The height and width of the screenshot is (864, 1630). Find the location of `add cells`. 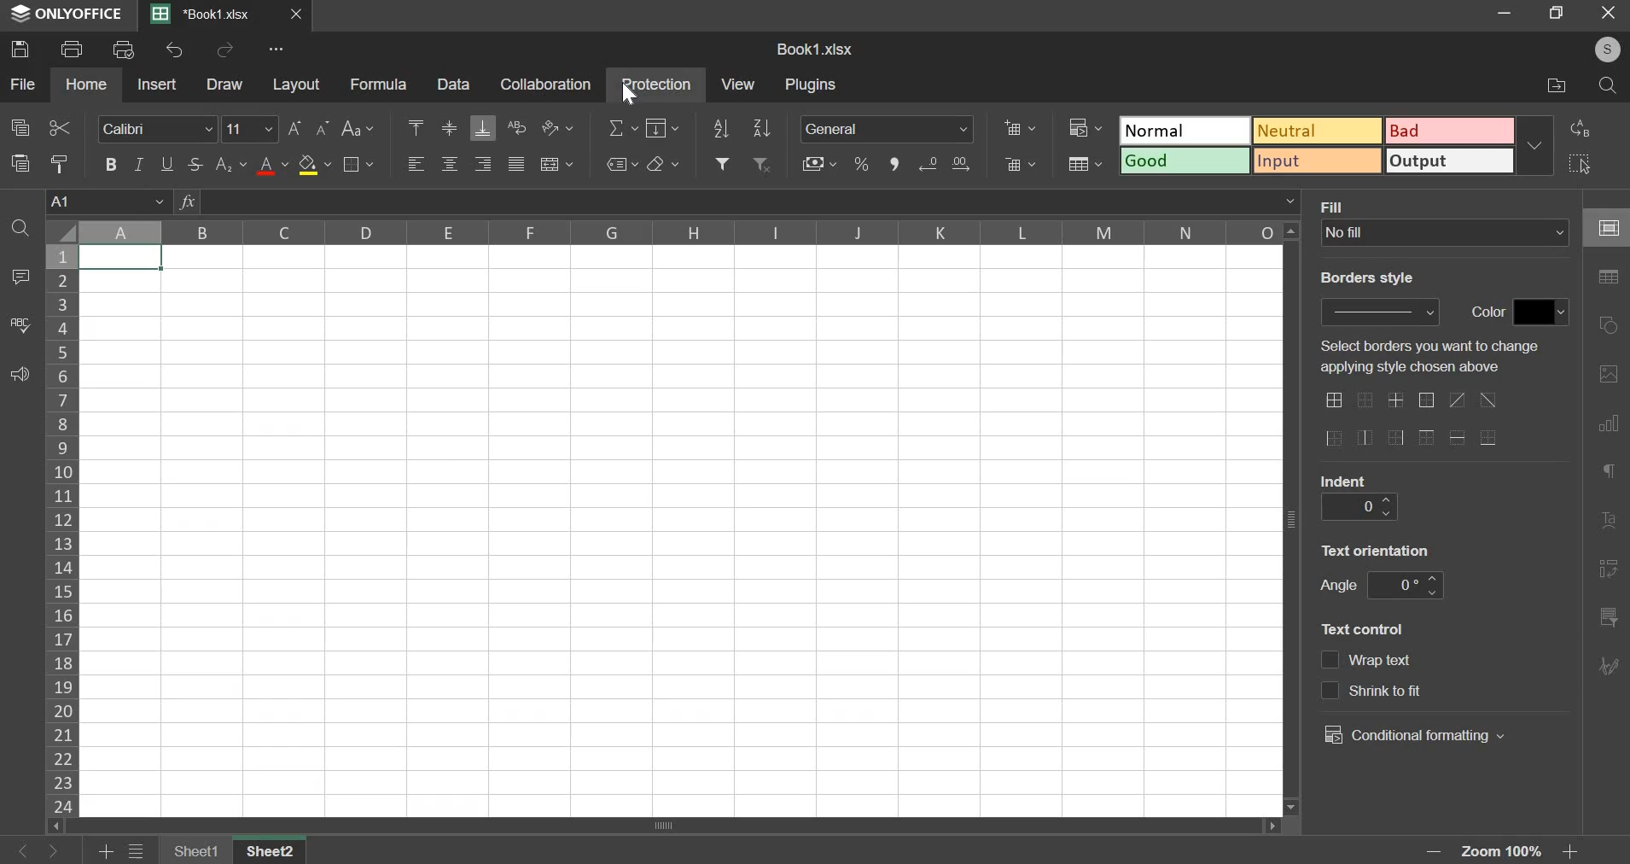

add cells is located at coordinates (1019, 127).